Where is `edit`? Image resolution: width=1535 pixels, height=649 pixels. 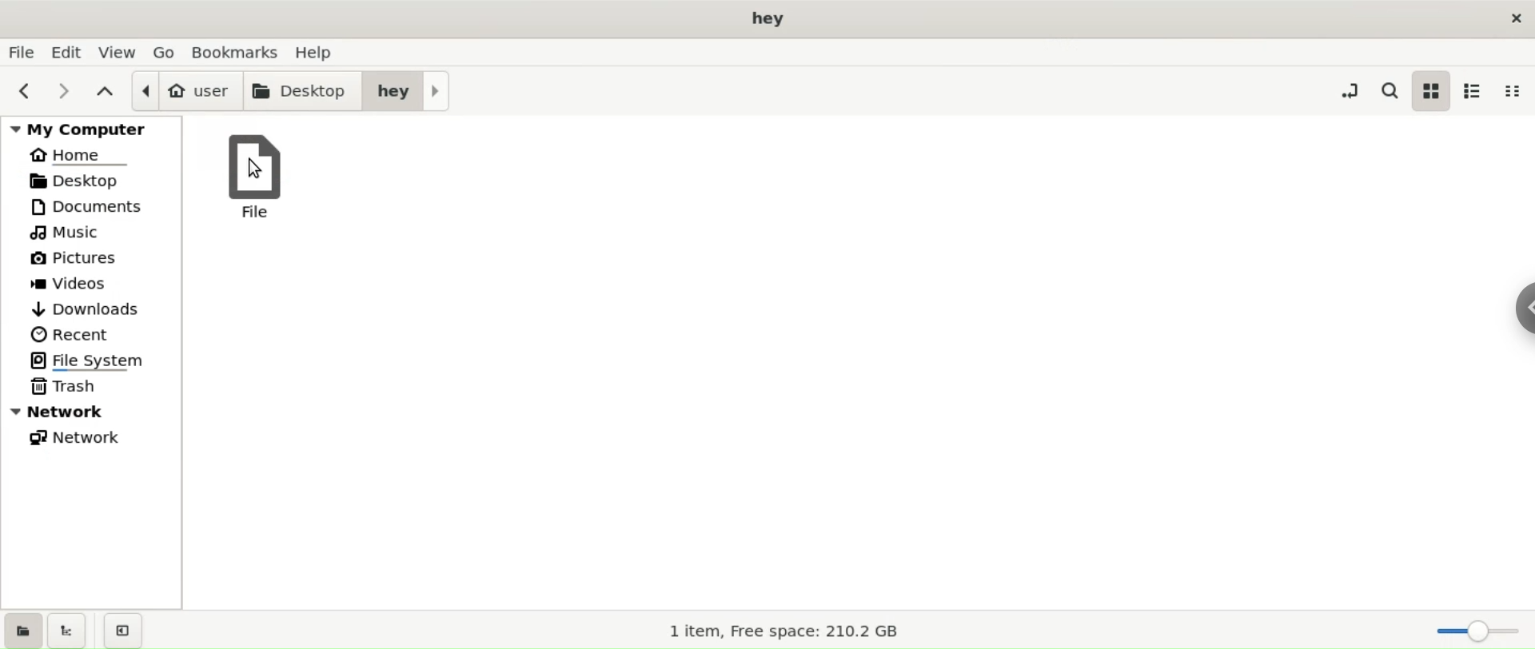
edit is located at coordinates (70, 53).